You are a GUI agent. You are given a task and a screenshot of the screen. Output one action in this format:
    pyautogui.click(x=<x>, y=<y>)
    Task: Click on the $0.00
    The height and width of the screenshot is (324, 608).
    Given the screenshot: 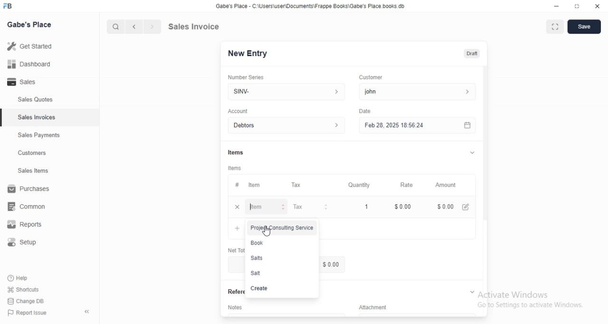 What is the action you would take?
    pyautogui.click(x=332, y=265)
    